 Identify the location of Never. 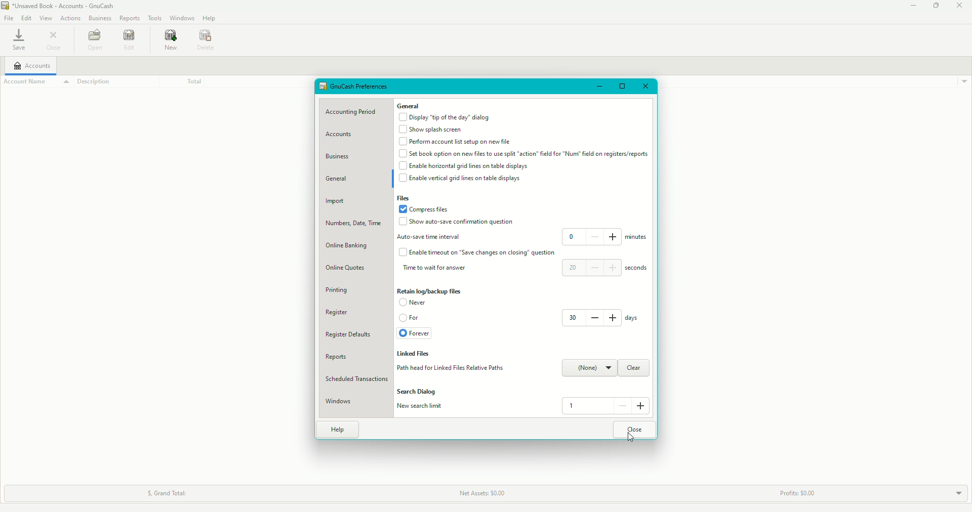
(416, 303).